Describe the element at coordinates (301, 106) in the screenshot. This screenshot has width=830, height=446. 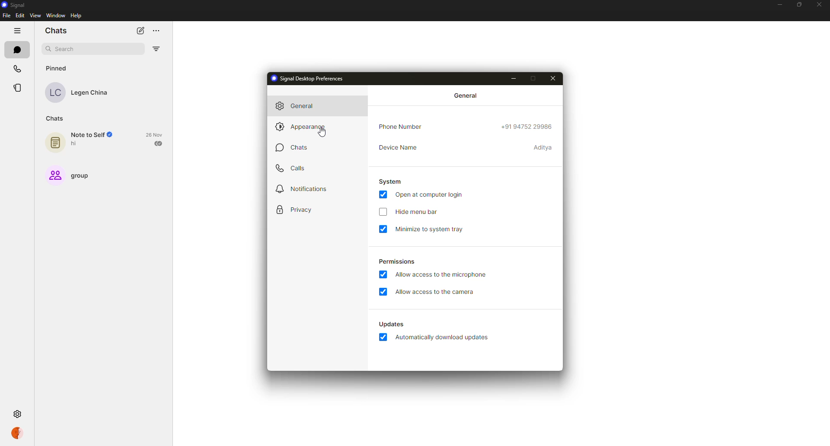
I see `general` at that location.